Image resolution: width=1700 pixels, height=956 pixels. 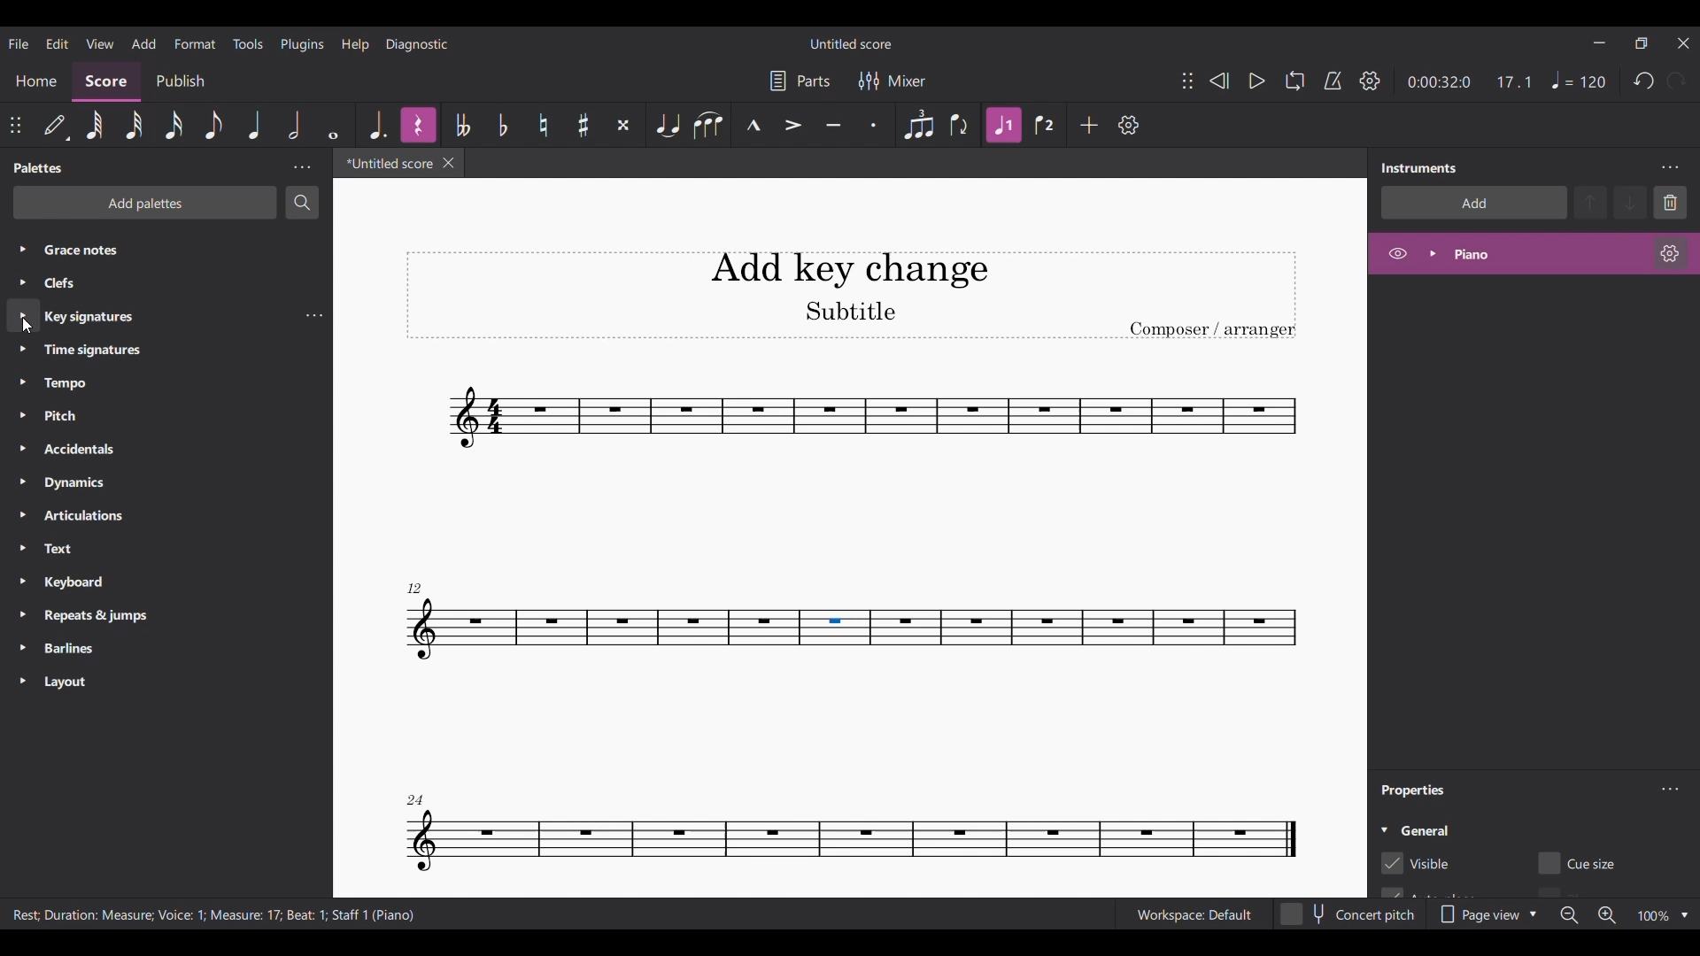 I want to click on Staccato, so click(x=875, y=125).